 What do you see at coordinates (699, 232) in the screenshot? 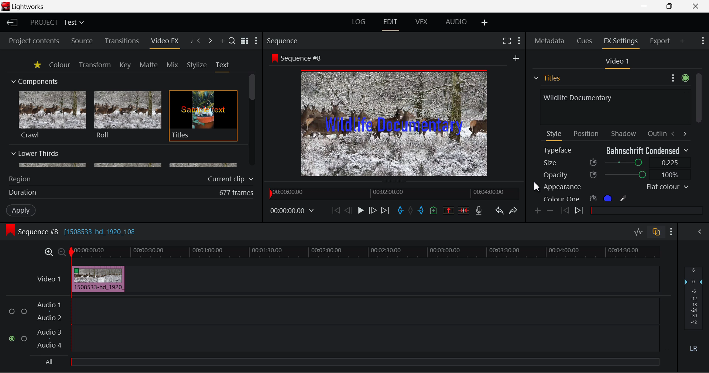
I see `Show Audio Mix` at bounding box center [699, 232].